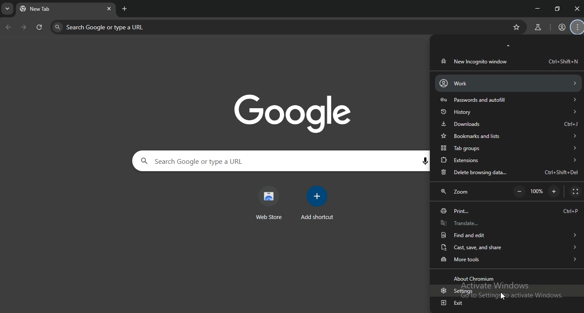  Describe the element at coordinates (508, 100) in the screenshot. I see `passwords and autofill` at that location.